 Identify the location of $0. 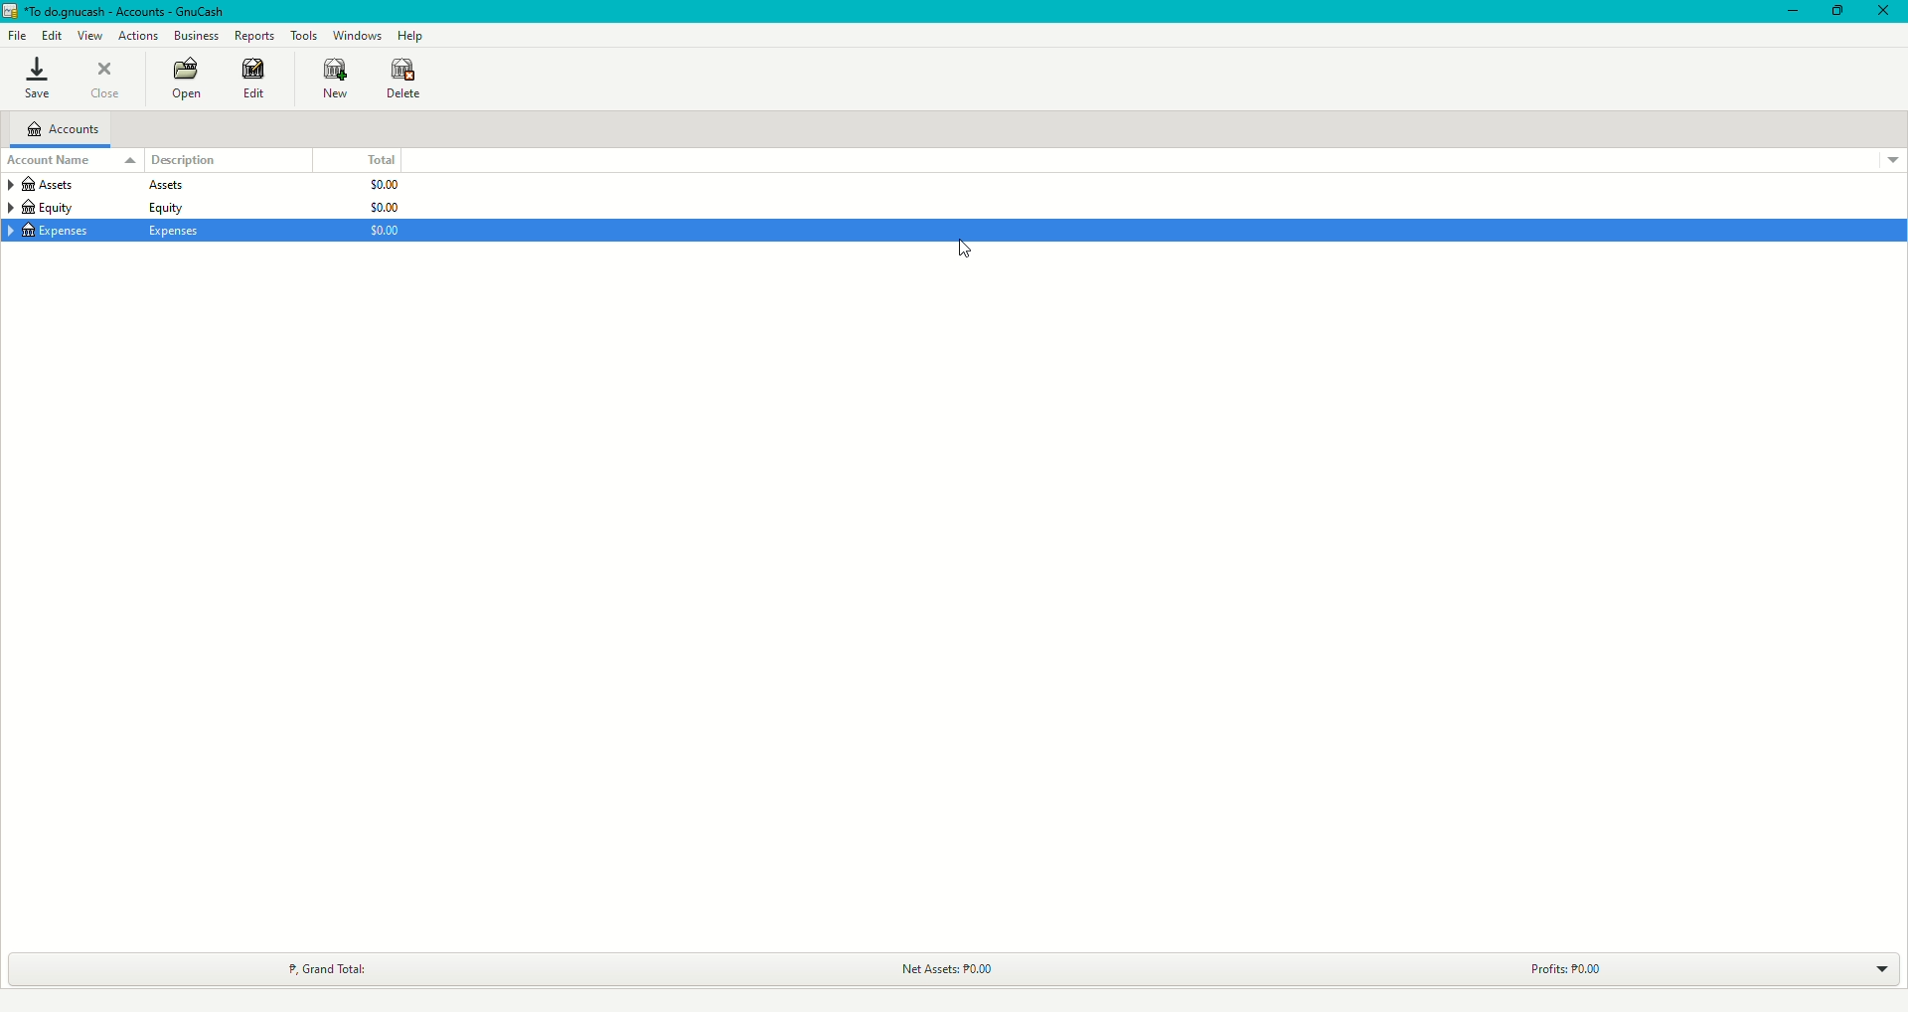
(379, 209).